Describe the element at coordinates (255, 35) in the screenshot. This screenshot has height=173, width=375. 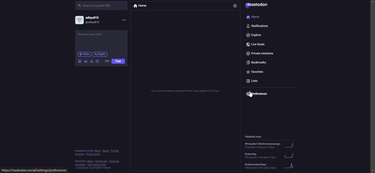
I see `explore` at that location.